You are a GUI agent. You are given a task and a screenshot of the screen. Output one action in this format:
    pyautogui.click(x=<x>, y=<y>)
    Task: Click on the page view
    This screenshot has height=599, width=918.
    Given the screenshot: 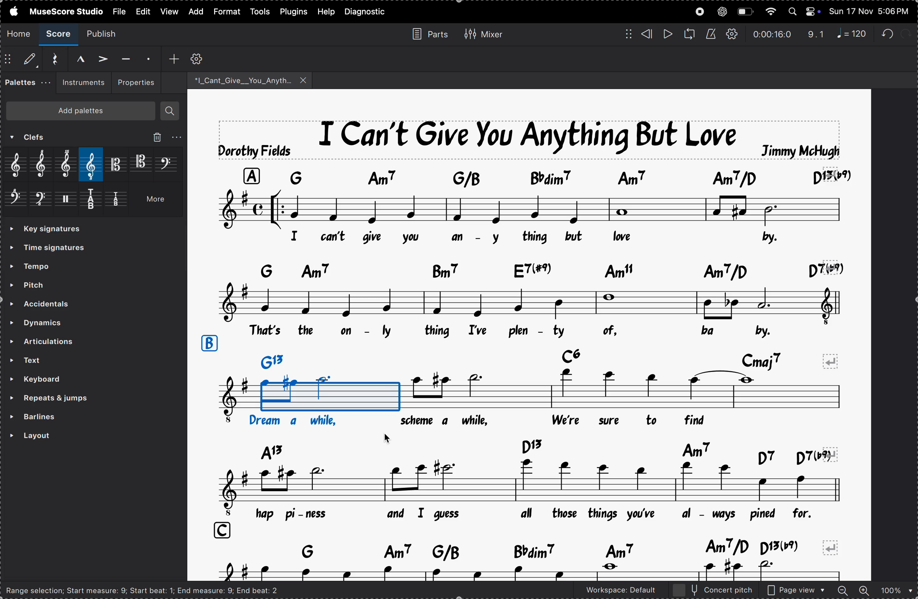 What is the action you would take?
    pyautogui.click(x=796, y=591)
    